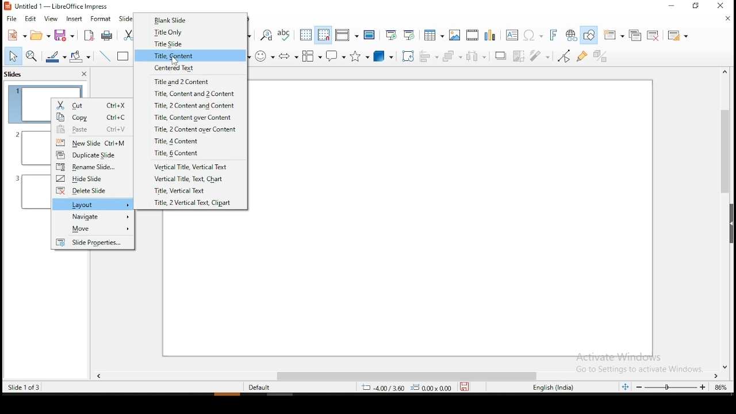  What do you see at coordinates (411, 36) in the screenshot?
I see `start from current slide` at bounding box center [411, 36].